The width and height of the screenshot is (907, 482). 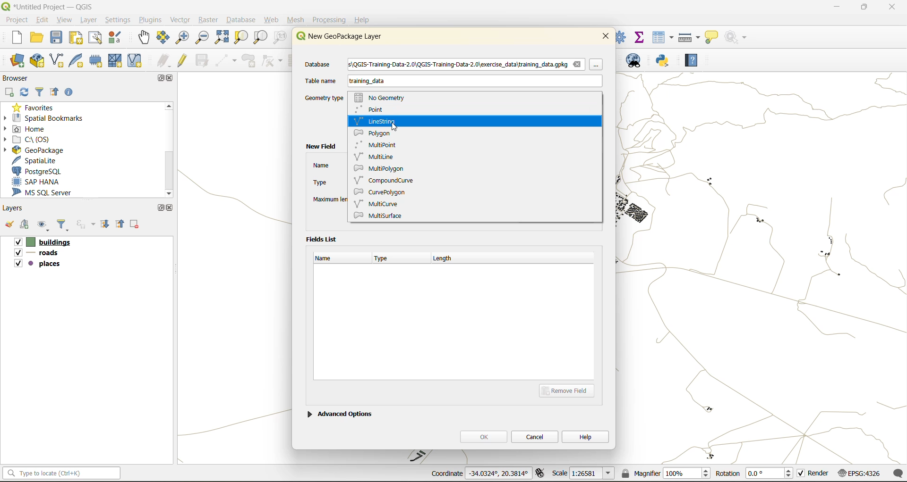 I want to click on statistical summary, so click(x=640, y=36).